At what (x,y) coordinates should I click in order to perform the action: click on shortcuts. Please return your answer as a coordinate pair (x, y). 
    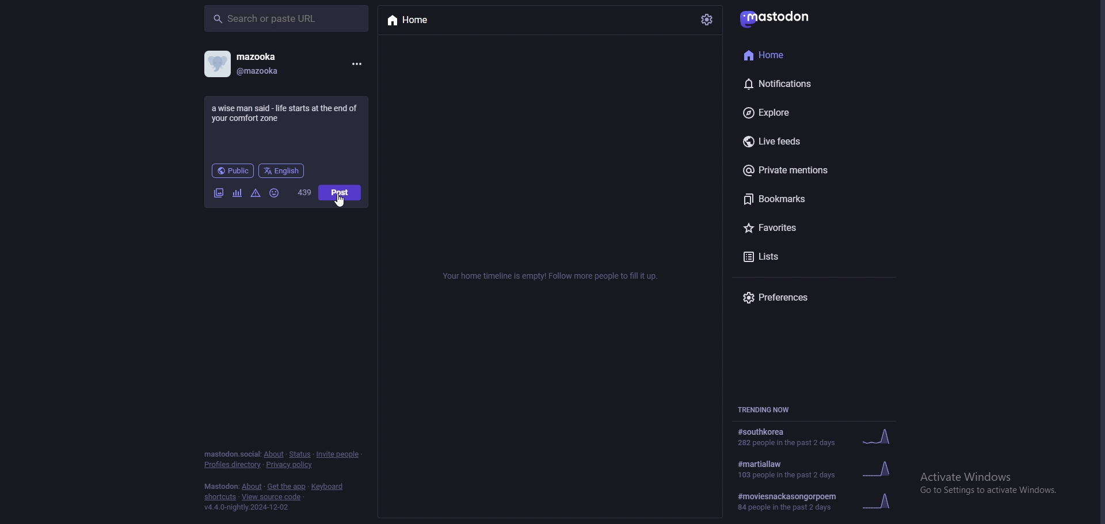
    Looking at the image, I should click on (220, 497).